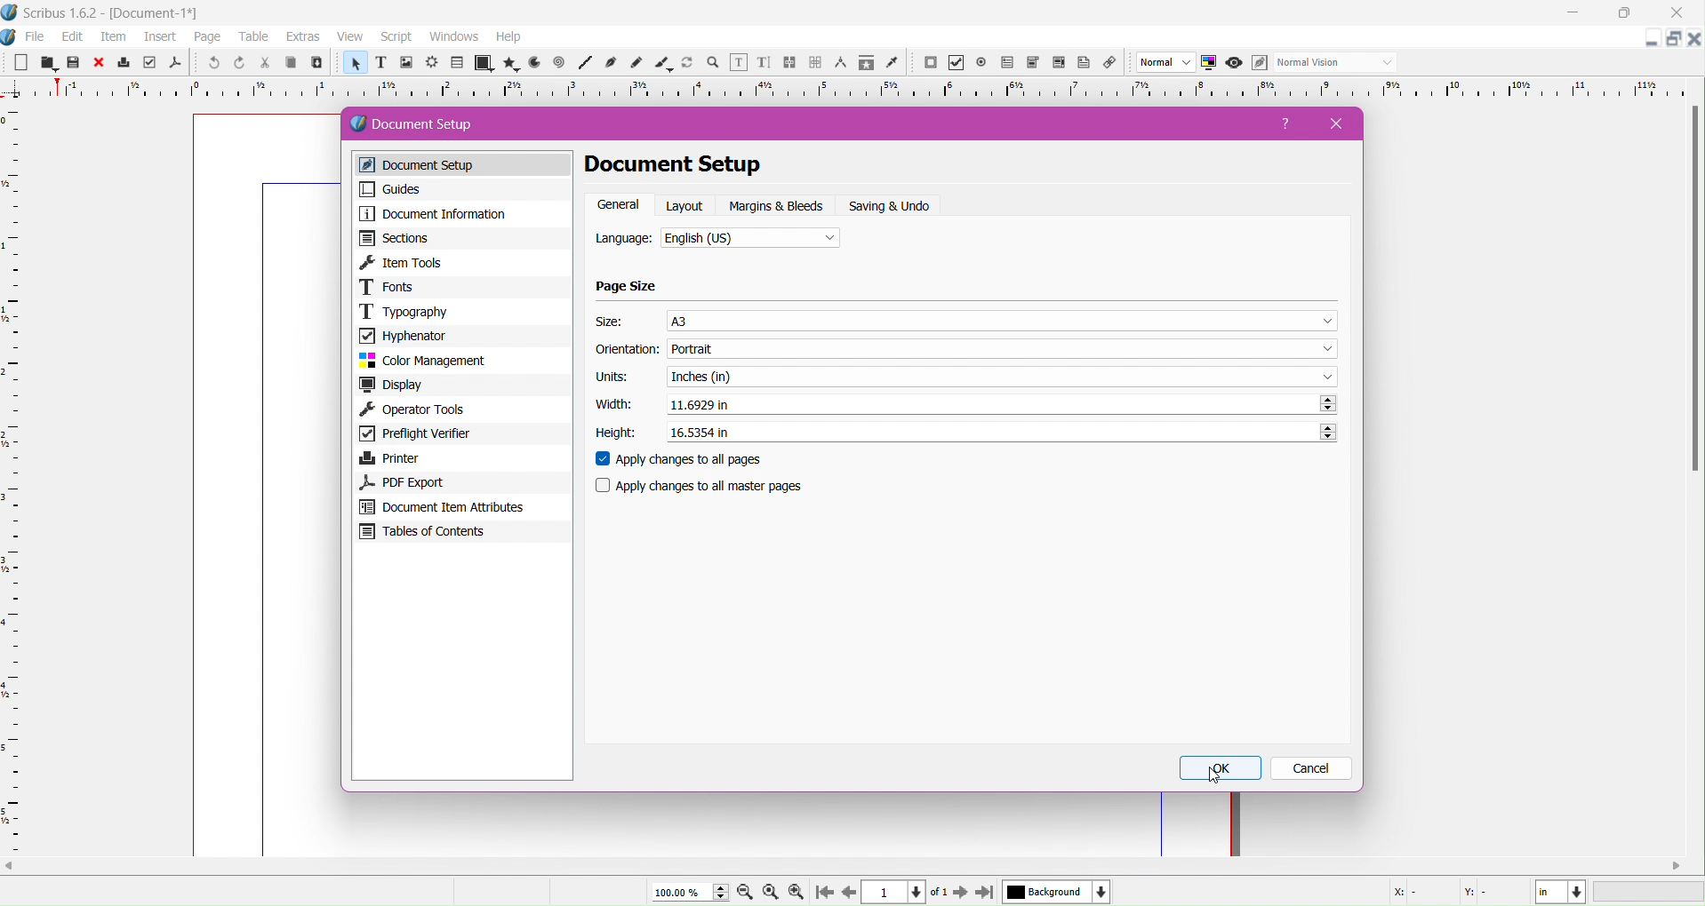  Describe the element at coordinates (1002, 404) in the screenshot. I see `Set the Width` at that location.